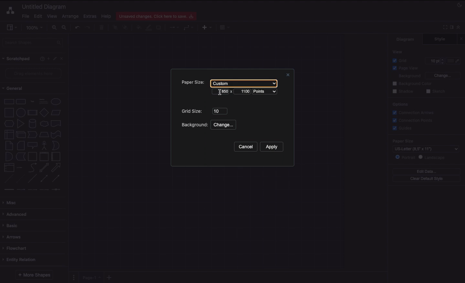  Describe the element at coordinates (9, 124) in the screenshot. I see `Hexagon` at that location.